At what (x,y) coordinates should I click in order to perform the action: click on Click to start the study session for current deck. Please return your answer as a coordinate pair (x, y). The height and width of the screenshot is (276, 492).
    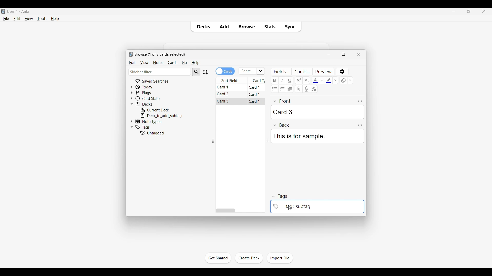
    Looking at the image, I should click on (218, 258).